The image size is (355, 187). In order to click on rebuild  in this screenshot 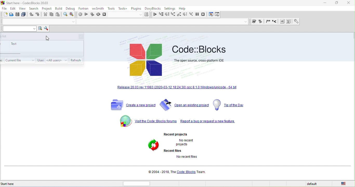, I will do `click(99, 15)`.